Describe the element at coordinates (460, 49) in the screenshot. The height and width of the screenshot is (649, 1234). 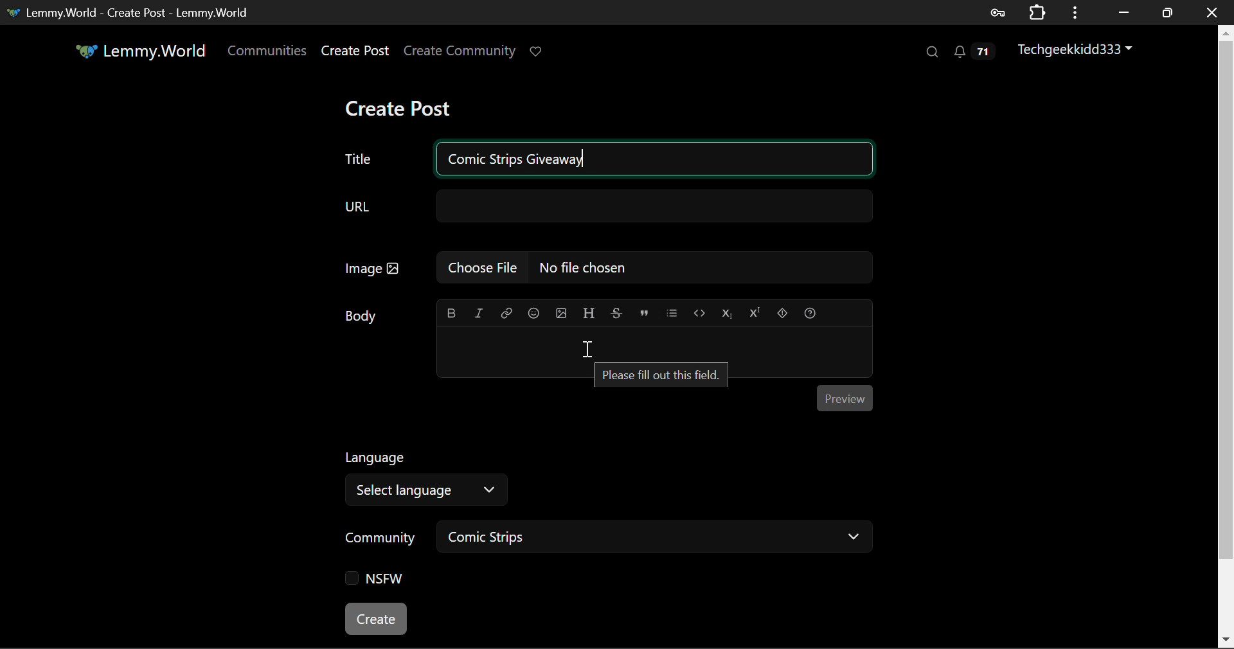
I see `Create Community` at that location.